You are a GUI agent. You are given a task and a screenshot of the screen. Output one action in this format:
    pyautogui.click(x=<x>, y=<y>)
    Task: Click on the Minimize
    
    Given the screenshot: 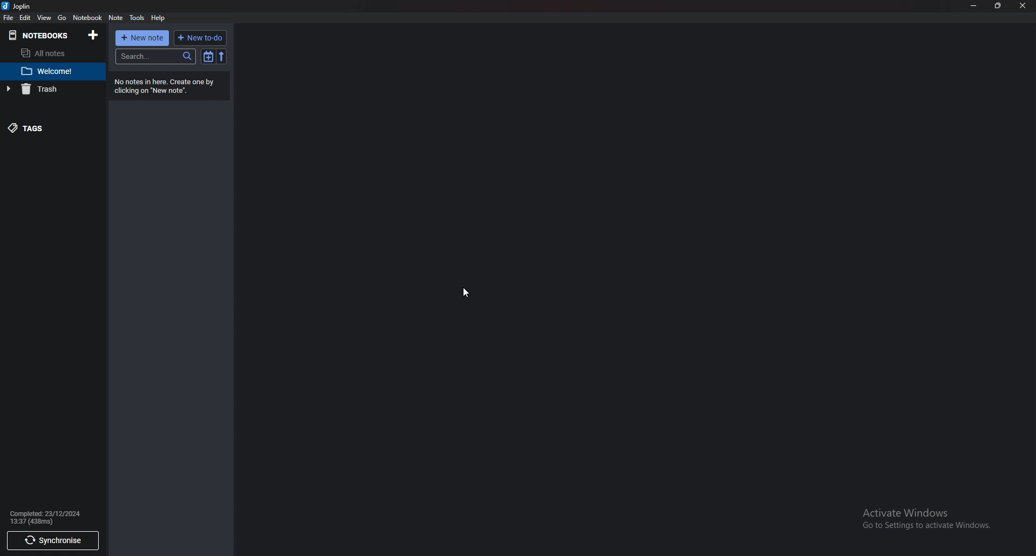 What is the action you would take?
    pyautogui.click(x=974, y=5)
    